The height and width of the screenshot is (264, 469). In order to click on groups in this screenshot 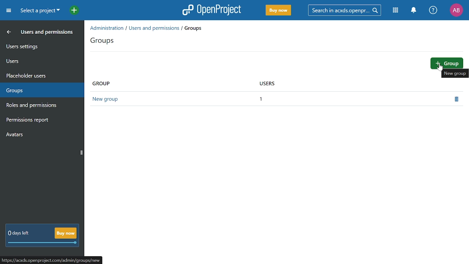, I will do `click(39, 91)`.